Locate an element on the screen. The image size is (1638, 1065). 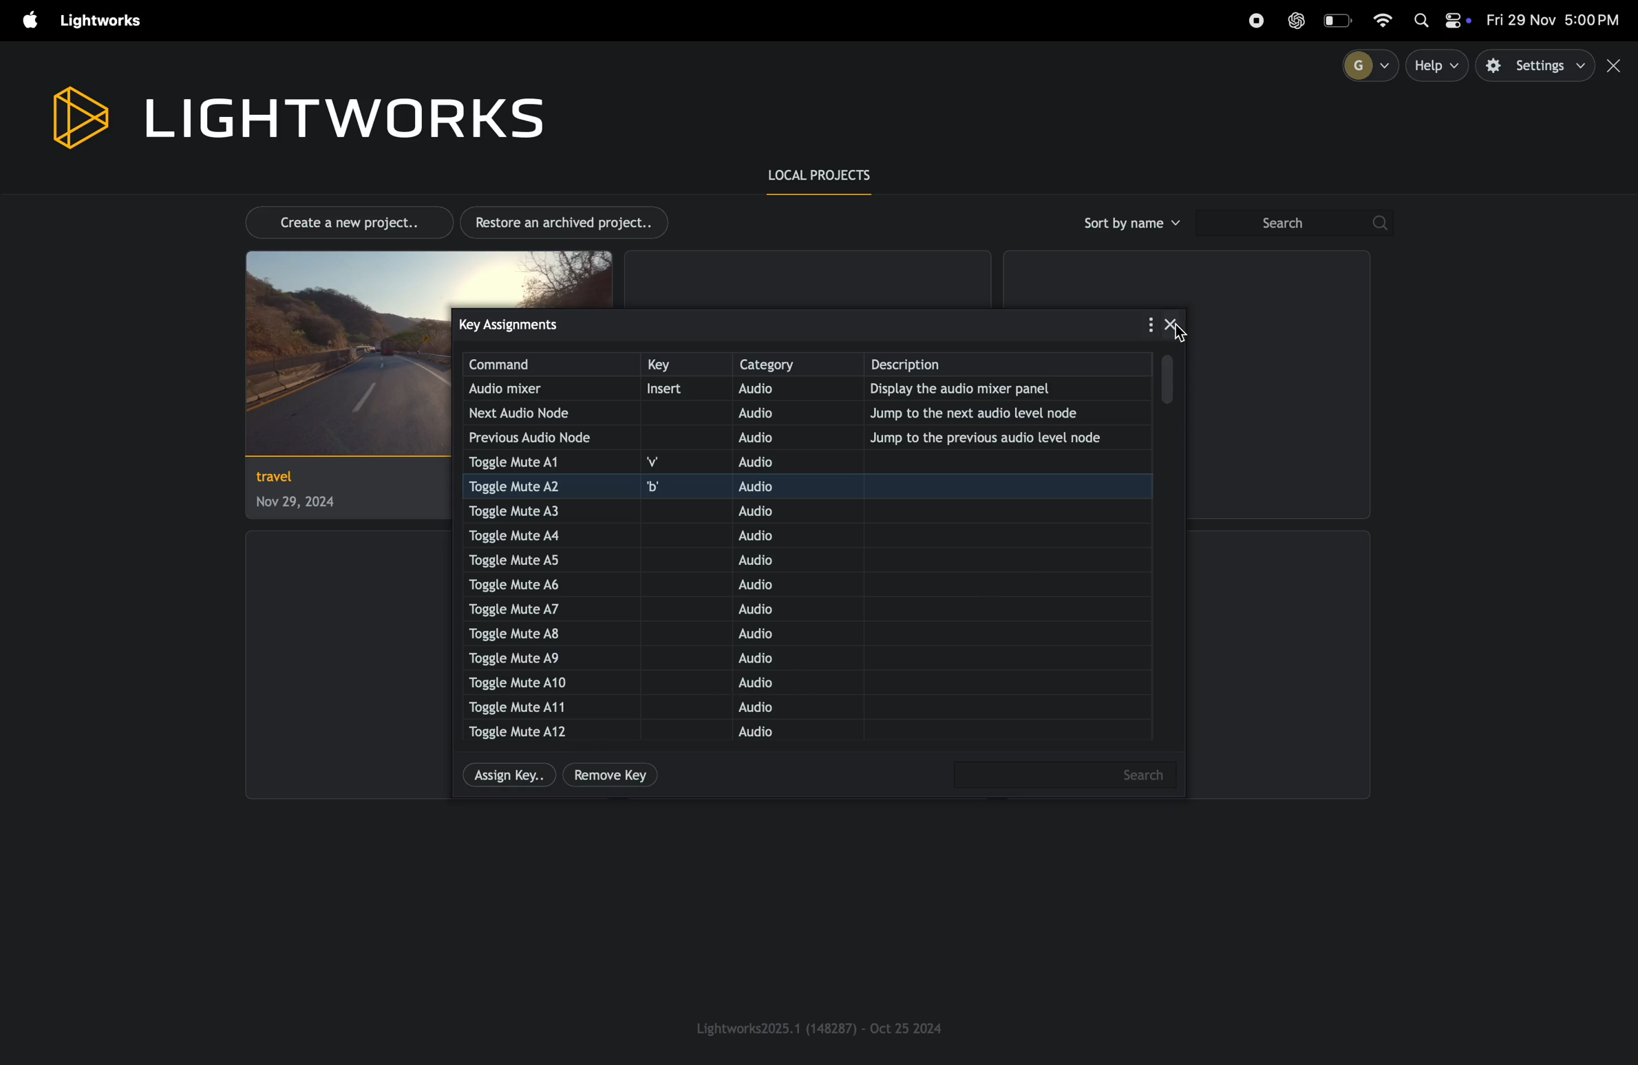
apple menu is located at coordinates (24, 21).